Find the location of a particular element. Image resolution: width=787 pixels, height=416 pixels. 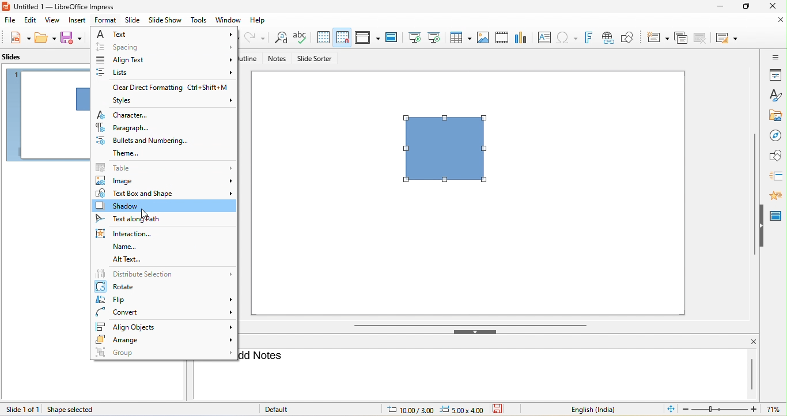

slide show is located at coordinates (165, 20).